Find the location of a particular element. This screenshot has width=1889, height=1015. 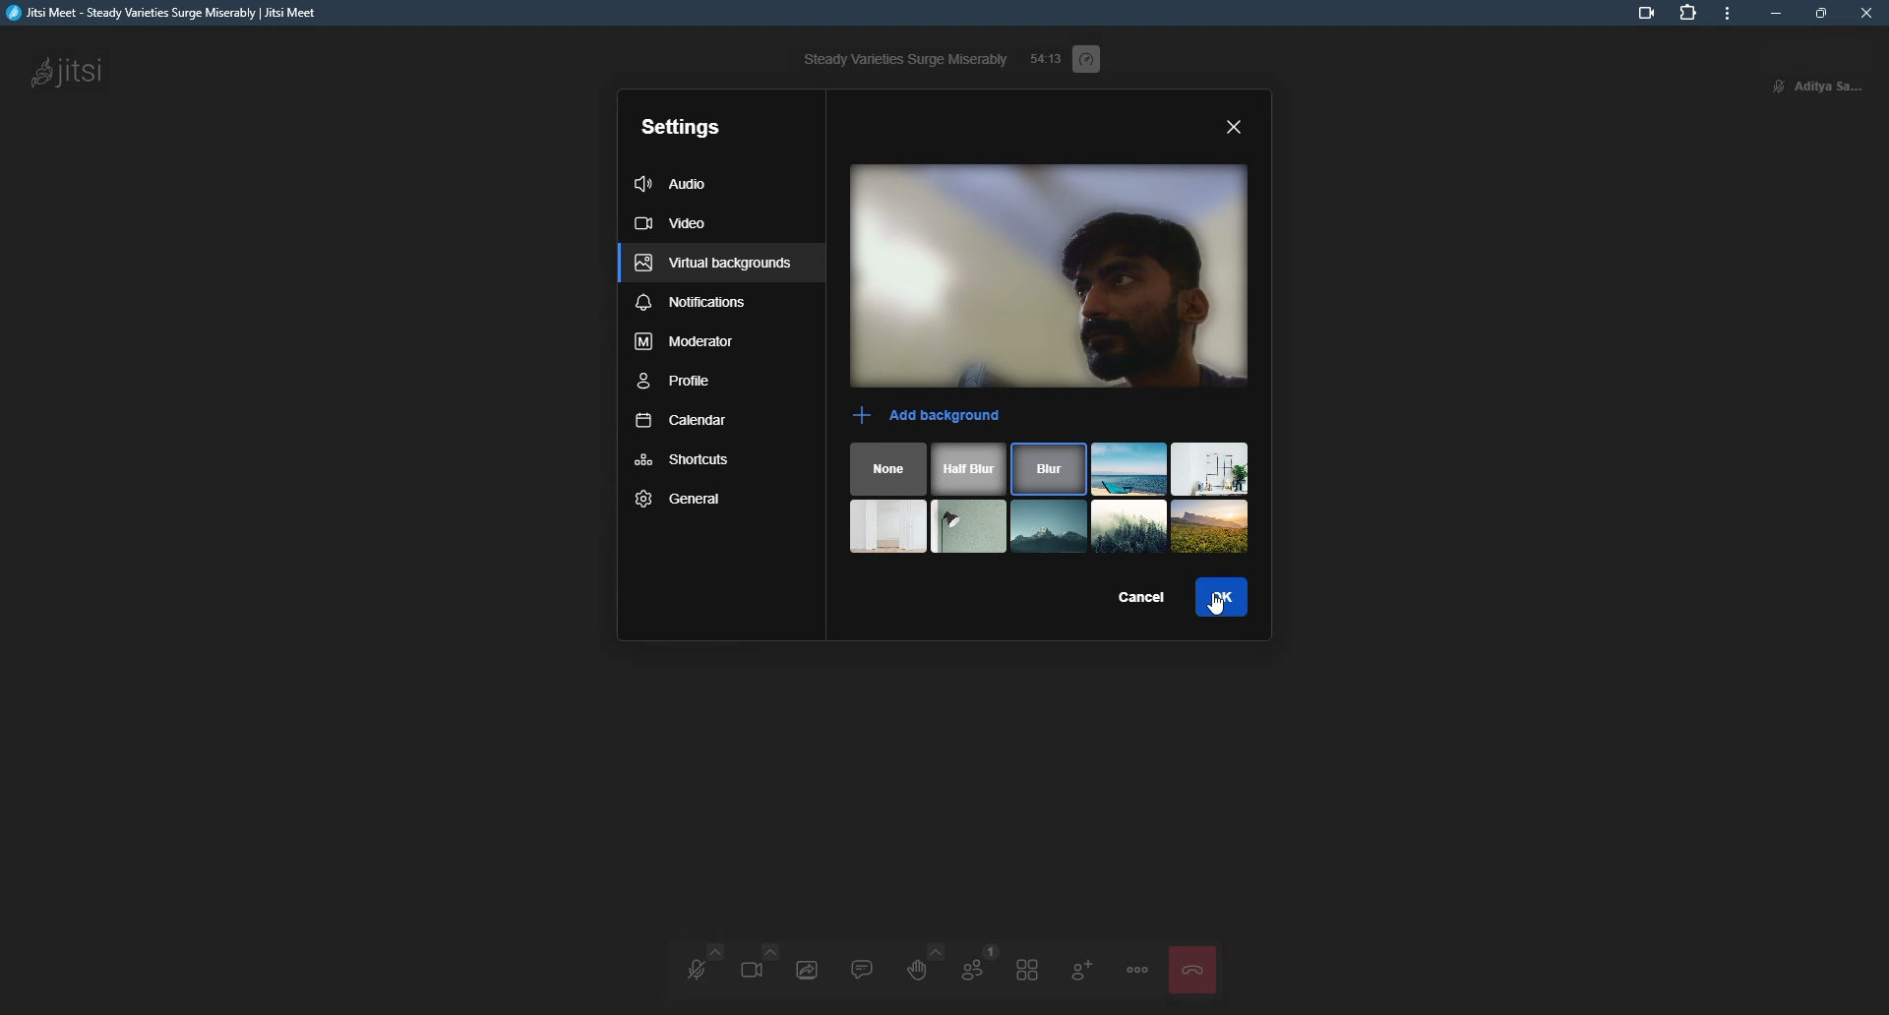

audio is located at coordinates (676, 181).